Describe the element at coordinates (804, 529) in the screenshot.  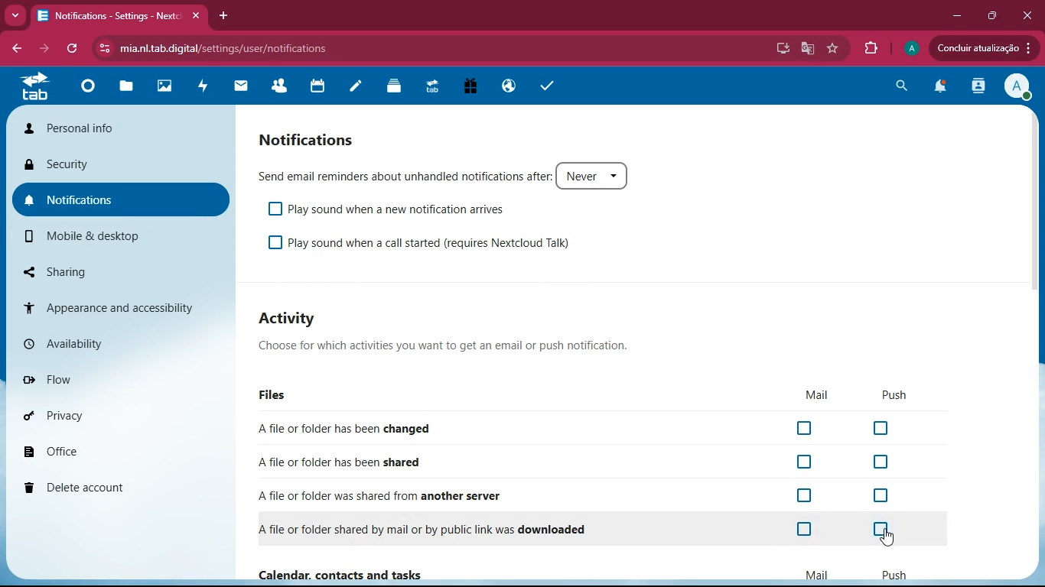
I see `off` at that location.